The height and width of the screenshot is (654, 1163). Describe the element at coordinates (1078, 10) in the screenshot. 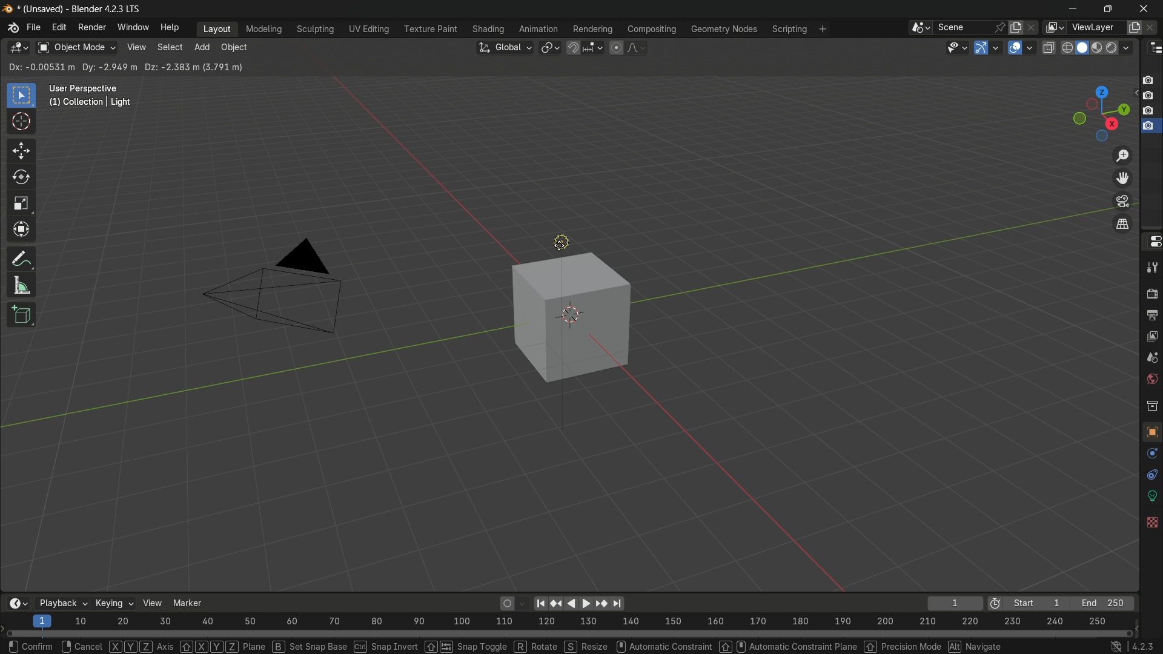

I see `minimize` at that location.